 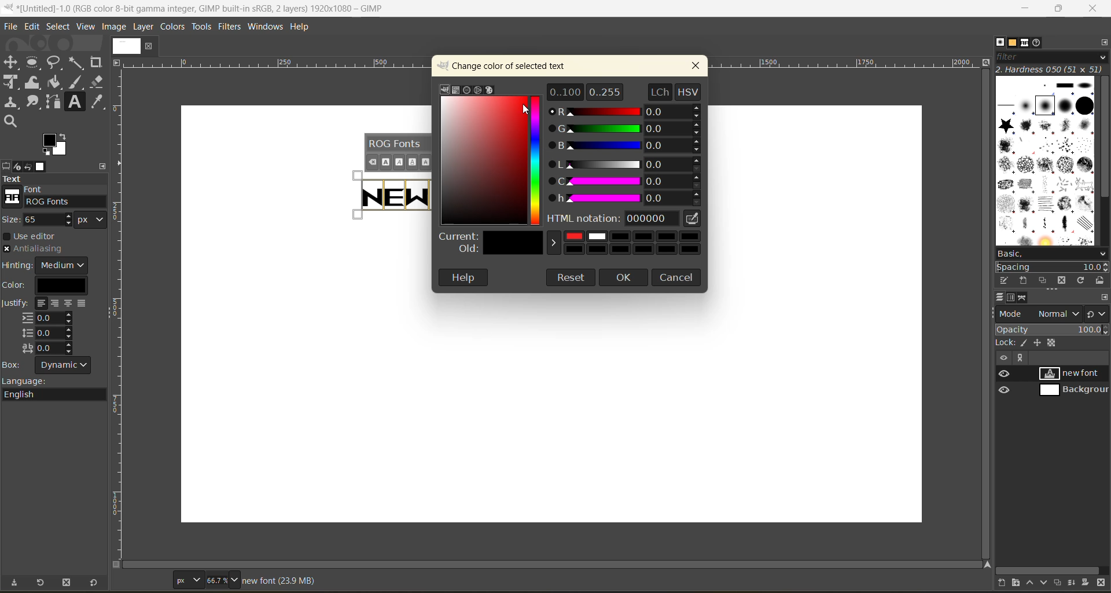 I want to click on device status, so click(x=18, y=167).